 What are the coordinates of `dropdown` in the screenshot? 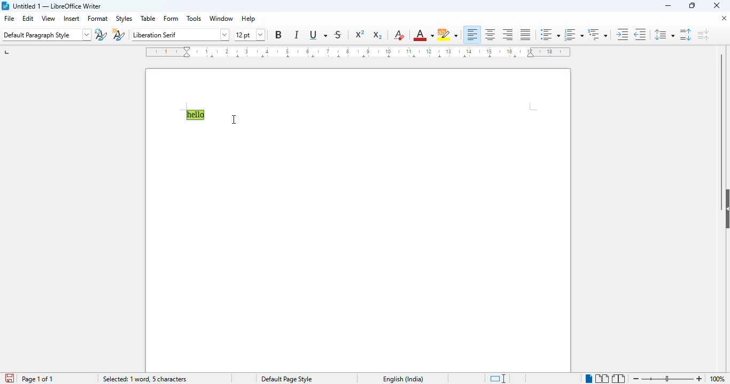 It's located at (261, 35).